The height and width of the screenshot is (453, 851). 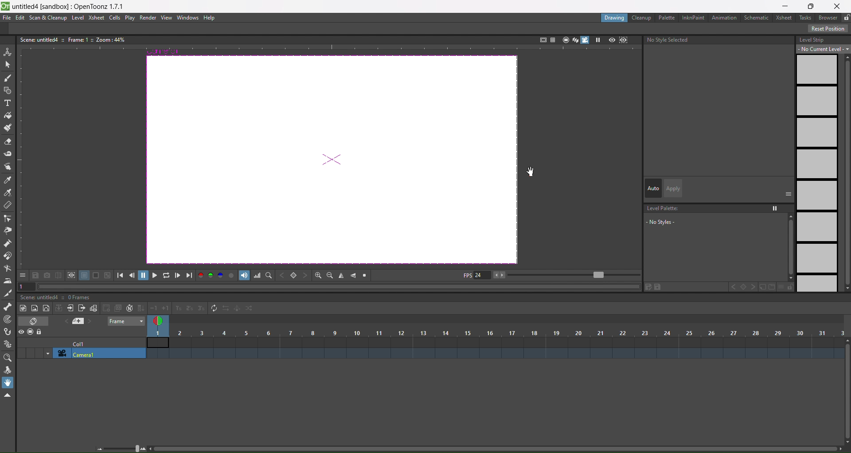 What do you see at coordinates (127, 321) in the screenshot?
I see `frame` at bounding box center [127, 321].